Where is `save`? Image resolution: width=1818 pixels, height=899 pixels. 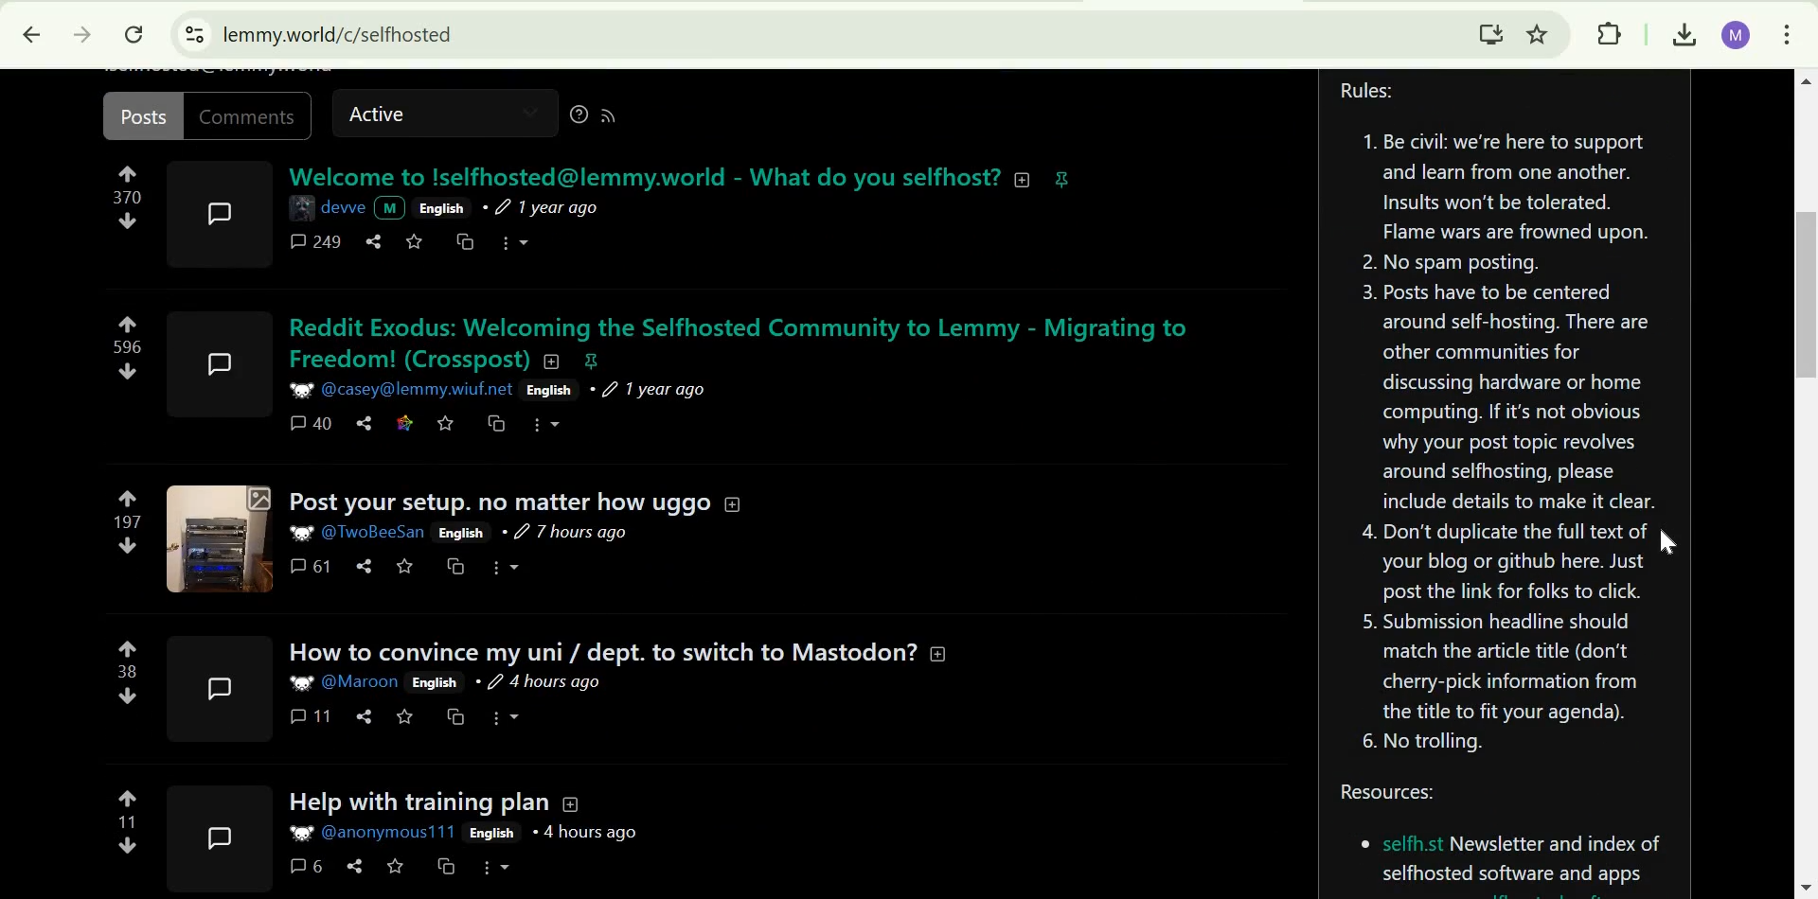
save is located at coordinates (396, 866).